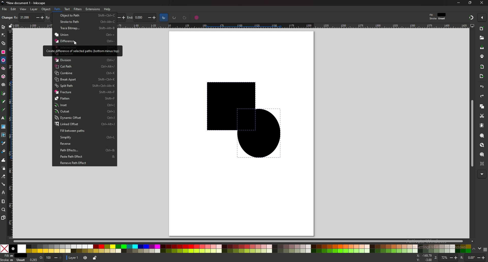  I want to click on 0.265, so click(33, 260).